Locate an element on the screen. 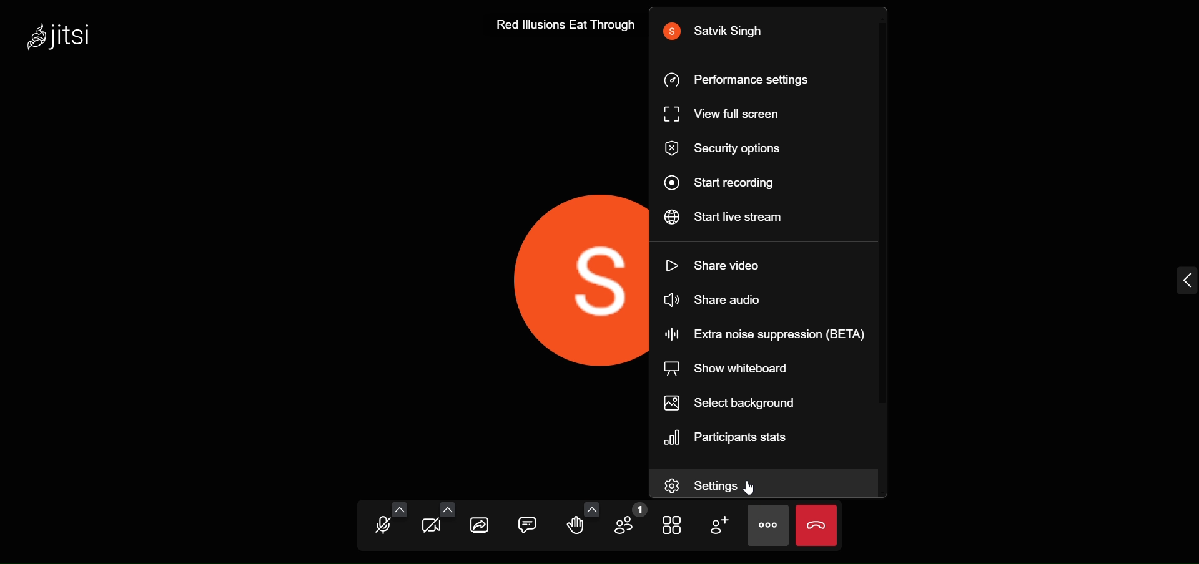 The image size is (1199, 564). start live stream is located at coordinates (723, 219).